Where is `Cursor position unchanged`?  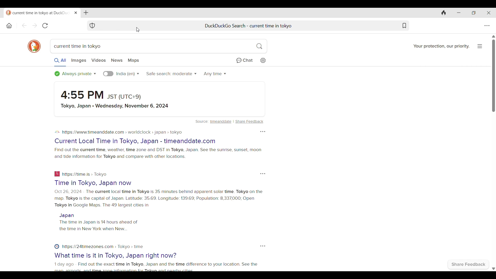 Cursor position unchanged is located at coordinates (138, 30).